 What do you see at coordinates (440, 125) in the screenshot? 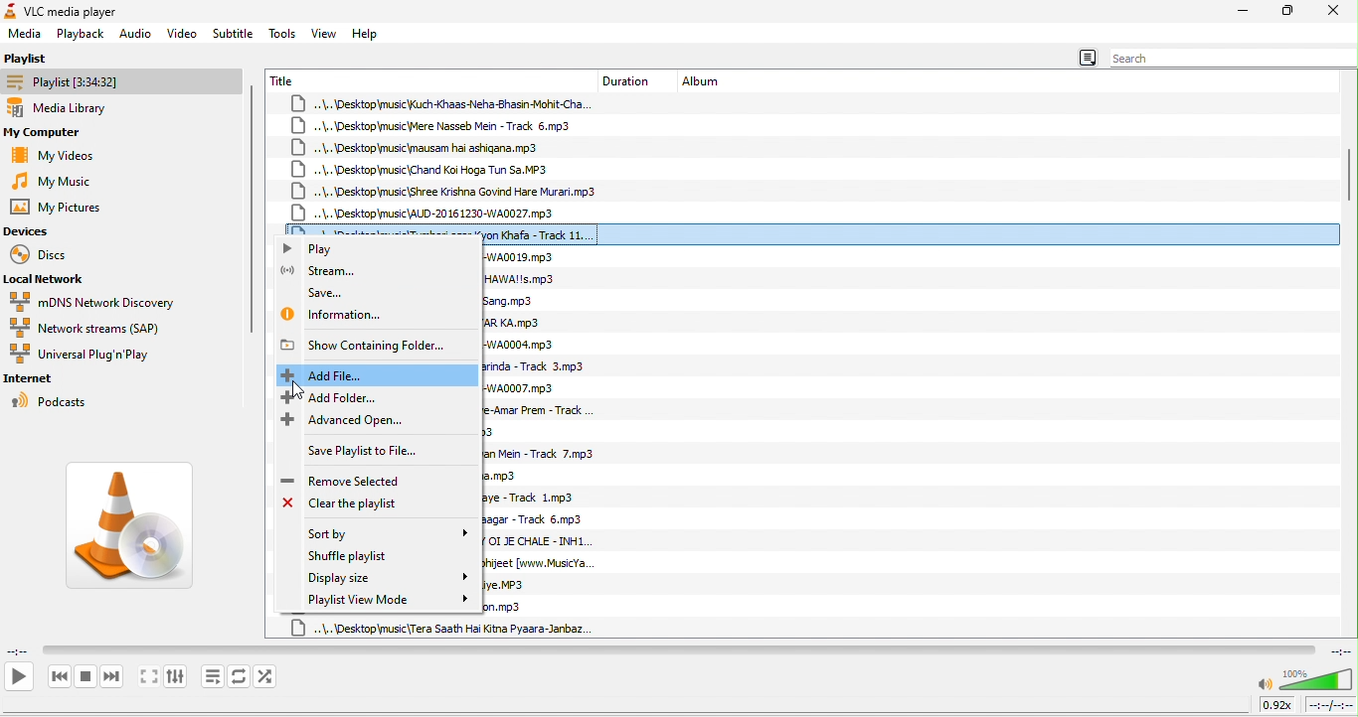
I see `+.\..\Desktop\music\Mere Nasseb Mein - Track 6.mp3` at bounding box center [440, 125].